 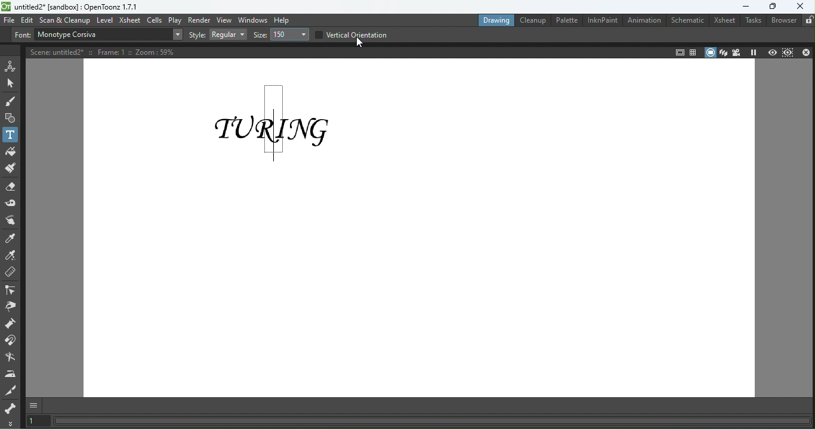 What do you see at coordinates (173, 20) in the screenshot?
I see `Play` at bounding box center [173, 20].